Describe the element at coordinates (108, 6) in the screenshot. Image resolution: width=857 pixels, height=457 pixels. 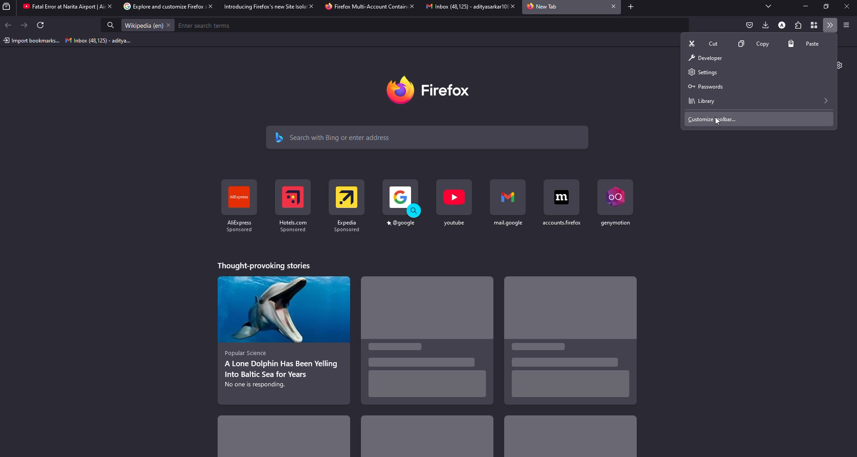
I see `close` at that location.